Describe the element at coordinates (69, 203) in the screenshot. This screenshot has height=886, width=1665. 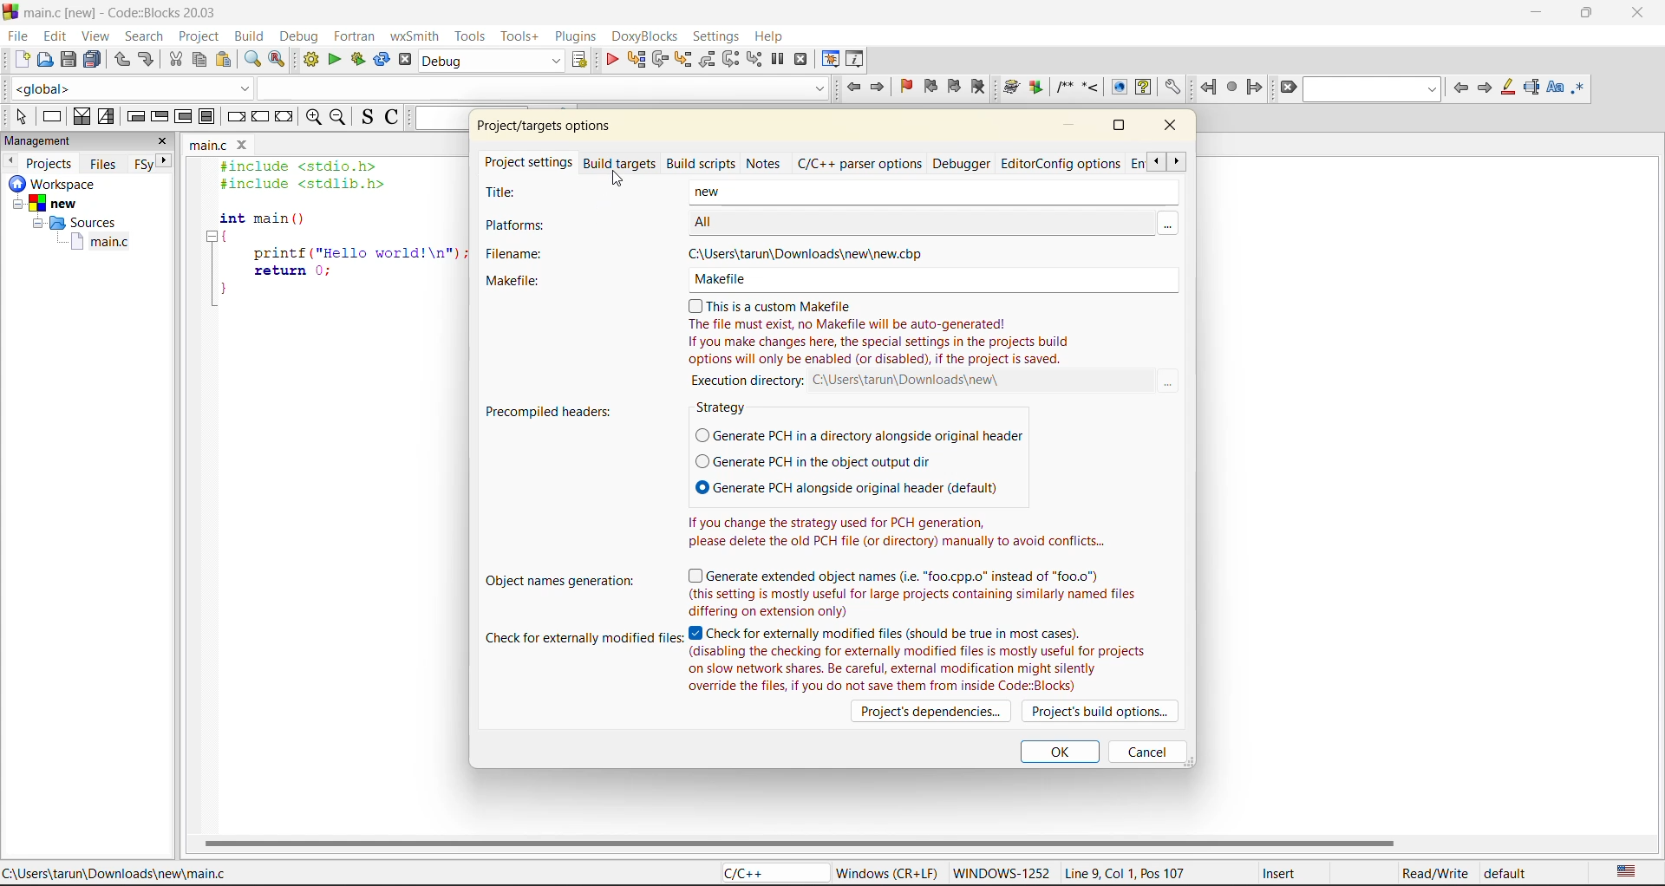
I see `new` at that location.